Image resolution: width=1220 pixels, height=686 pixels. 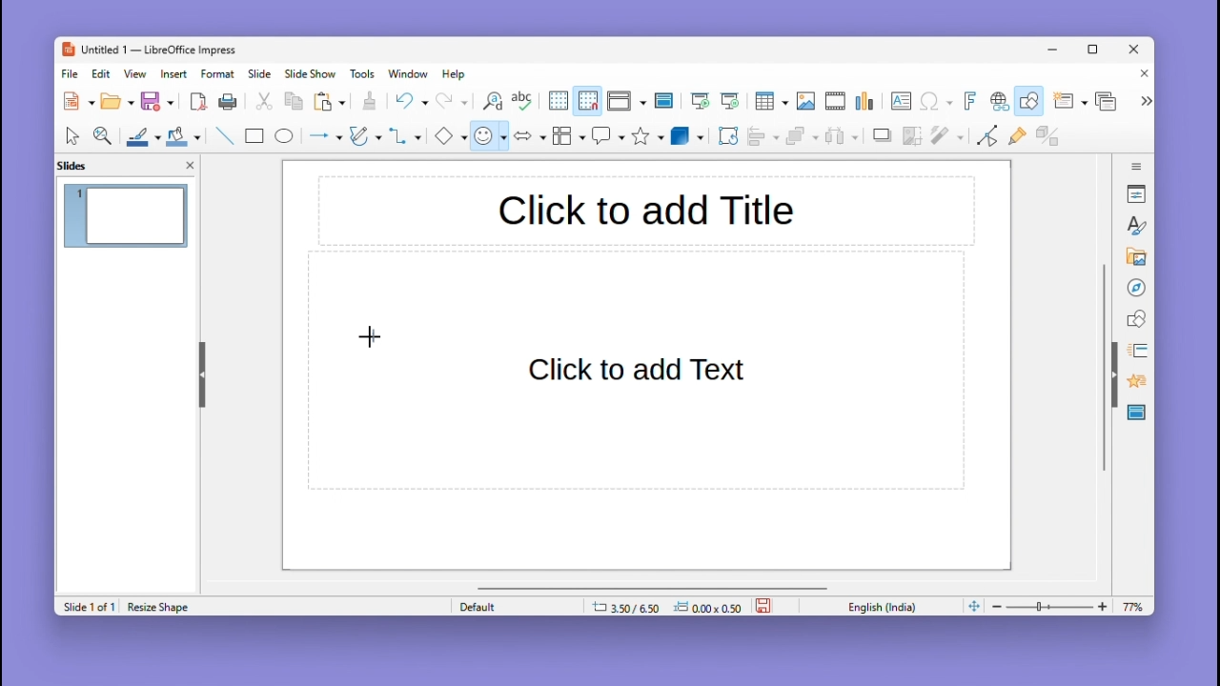 What do you see at coordinates (1140, 75) in the screenshot?
I see `Close` at bounding box center [1140, 75].